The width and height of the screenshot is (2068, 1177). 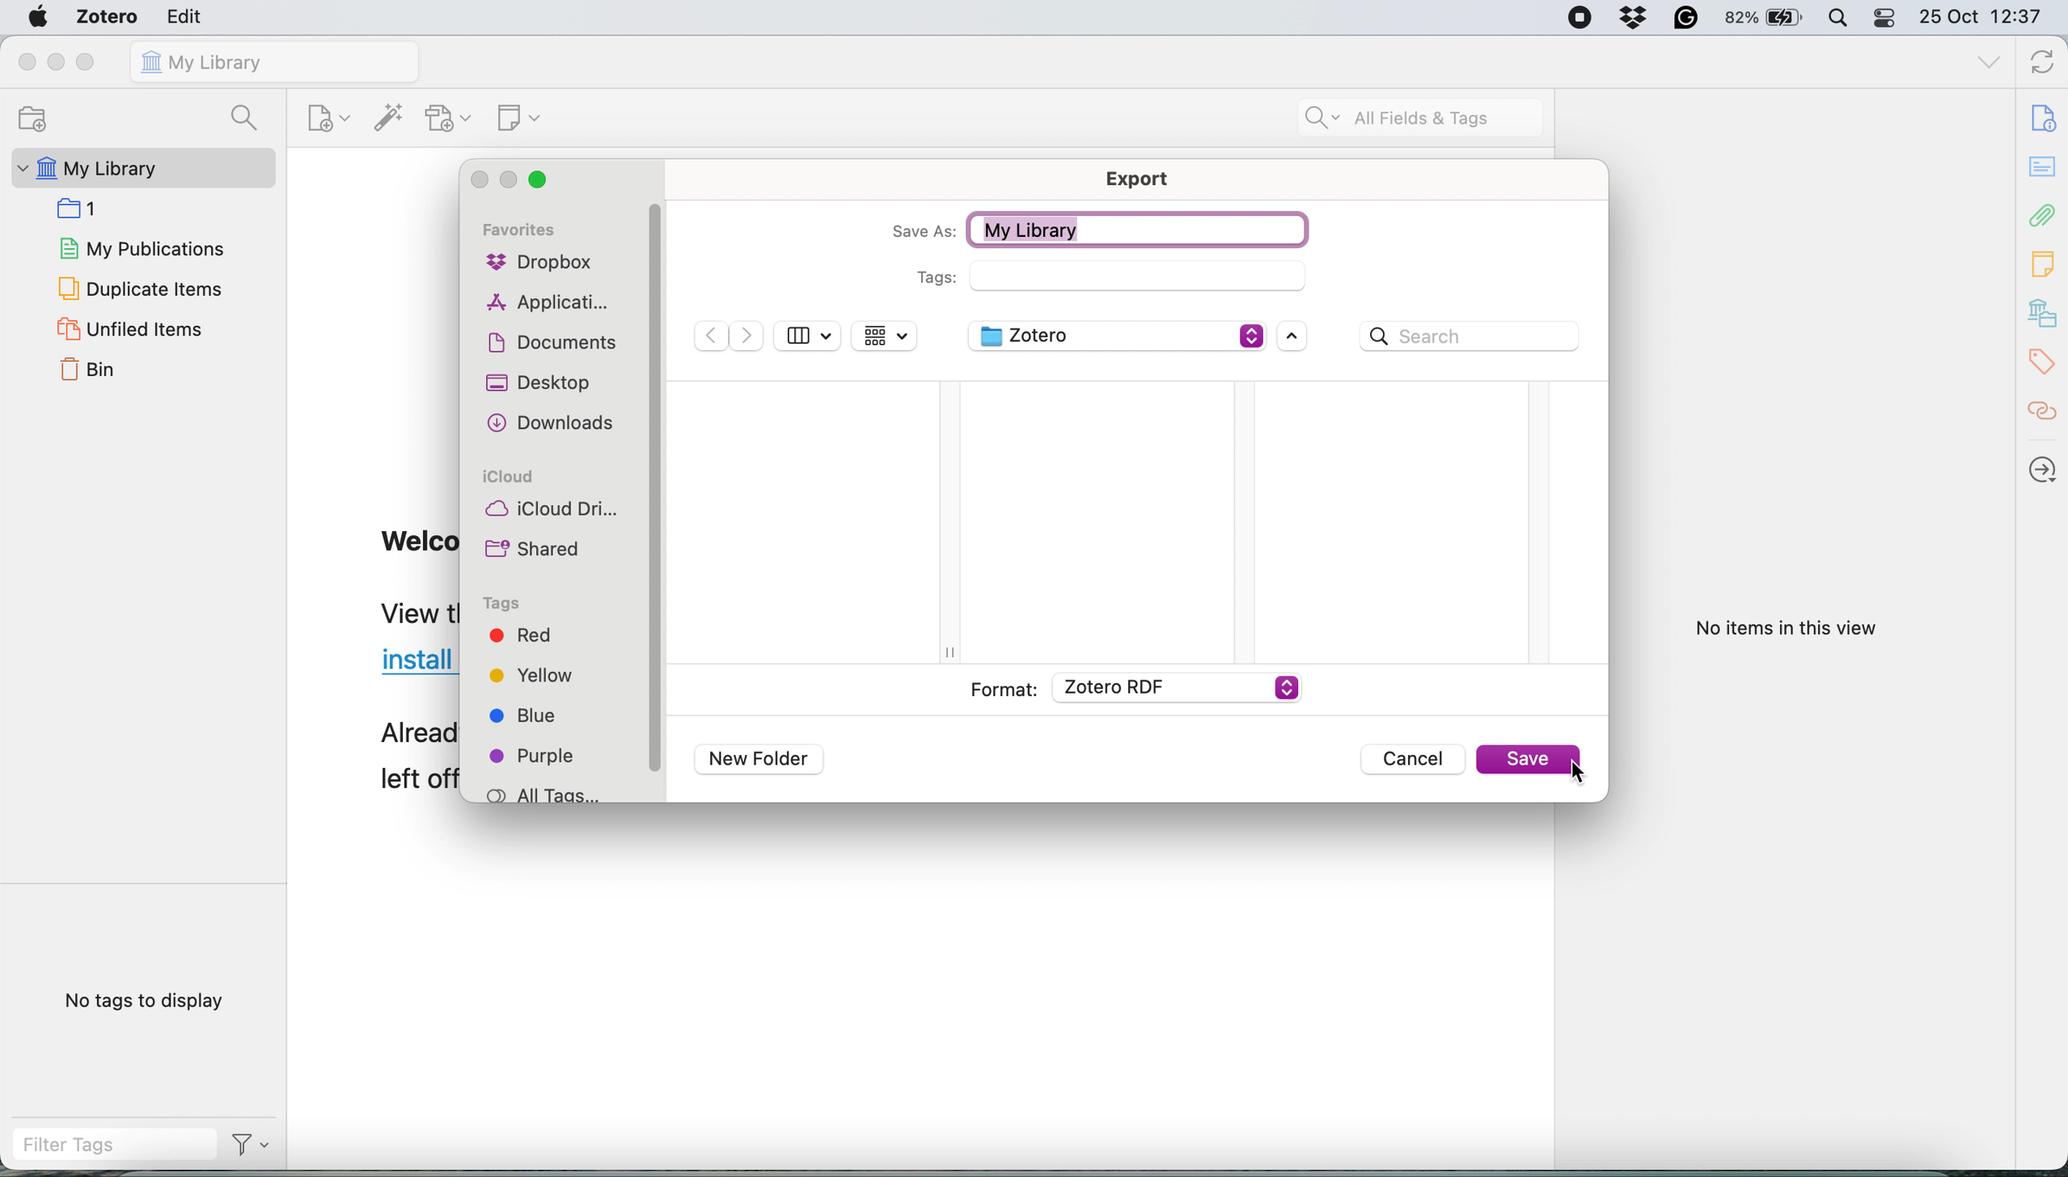 What do you see at coordinates (1765, 16) in the screenshot?
I see `82% battery` at bounding box center [1765, 16].